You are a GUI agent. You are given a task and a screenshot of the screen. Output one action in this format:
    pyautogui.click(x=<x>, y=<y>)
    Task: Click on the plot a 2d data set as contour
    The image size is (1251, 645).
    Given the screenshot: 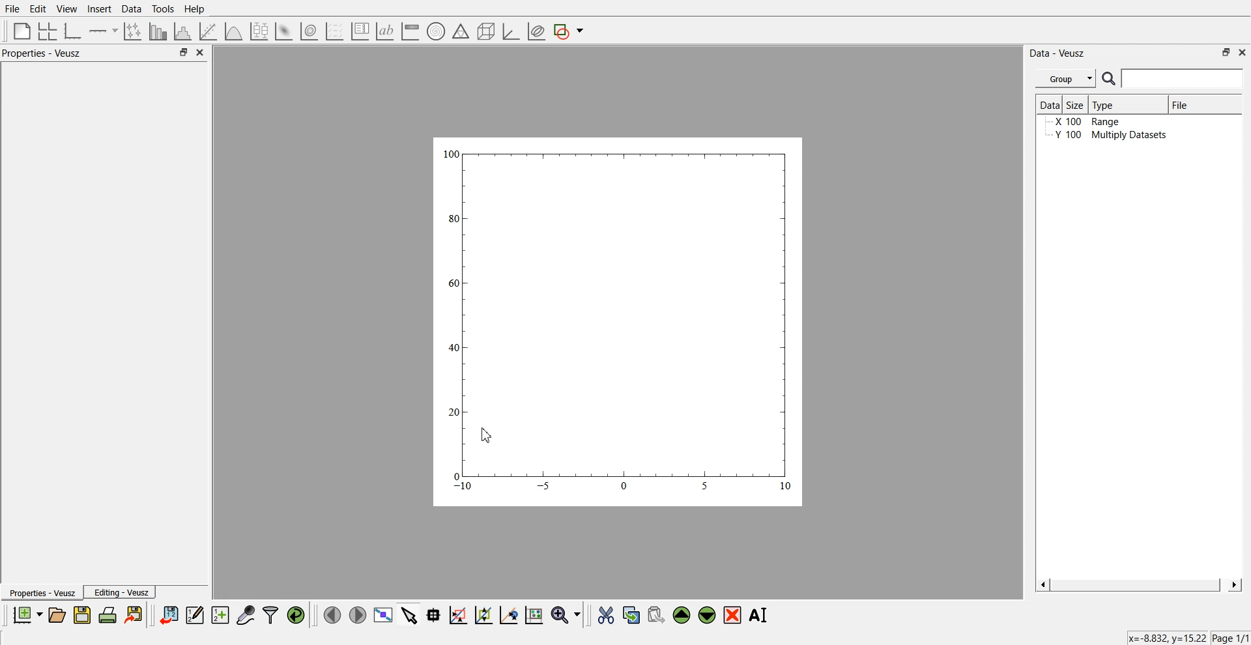 What is the action you would take?
    pyautogui.click(x=308, y=32)
    